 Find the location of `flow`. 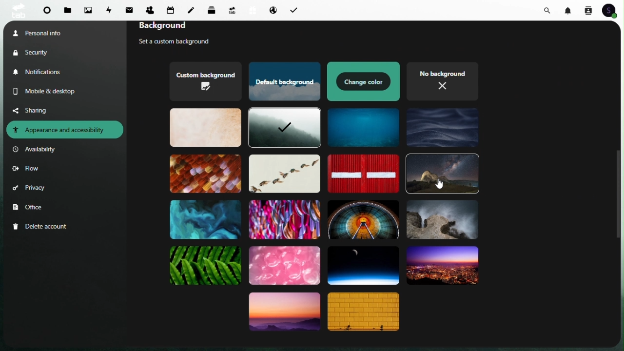

flow is located at coordinates (26, 170).